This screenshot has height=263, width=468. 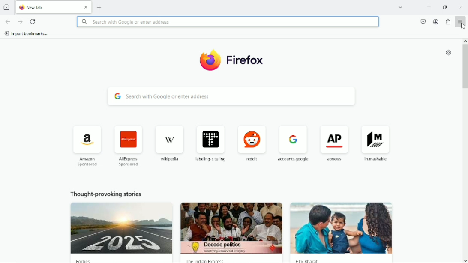 I want to click on thought provoking stories, so click(x=111, y=192).